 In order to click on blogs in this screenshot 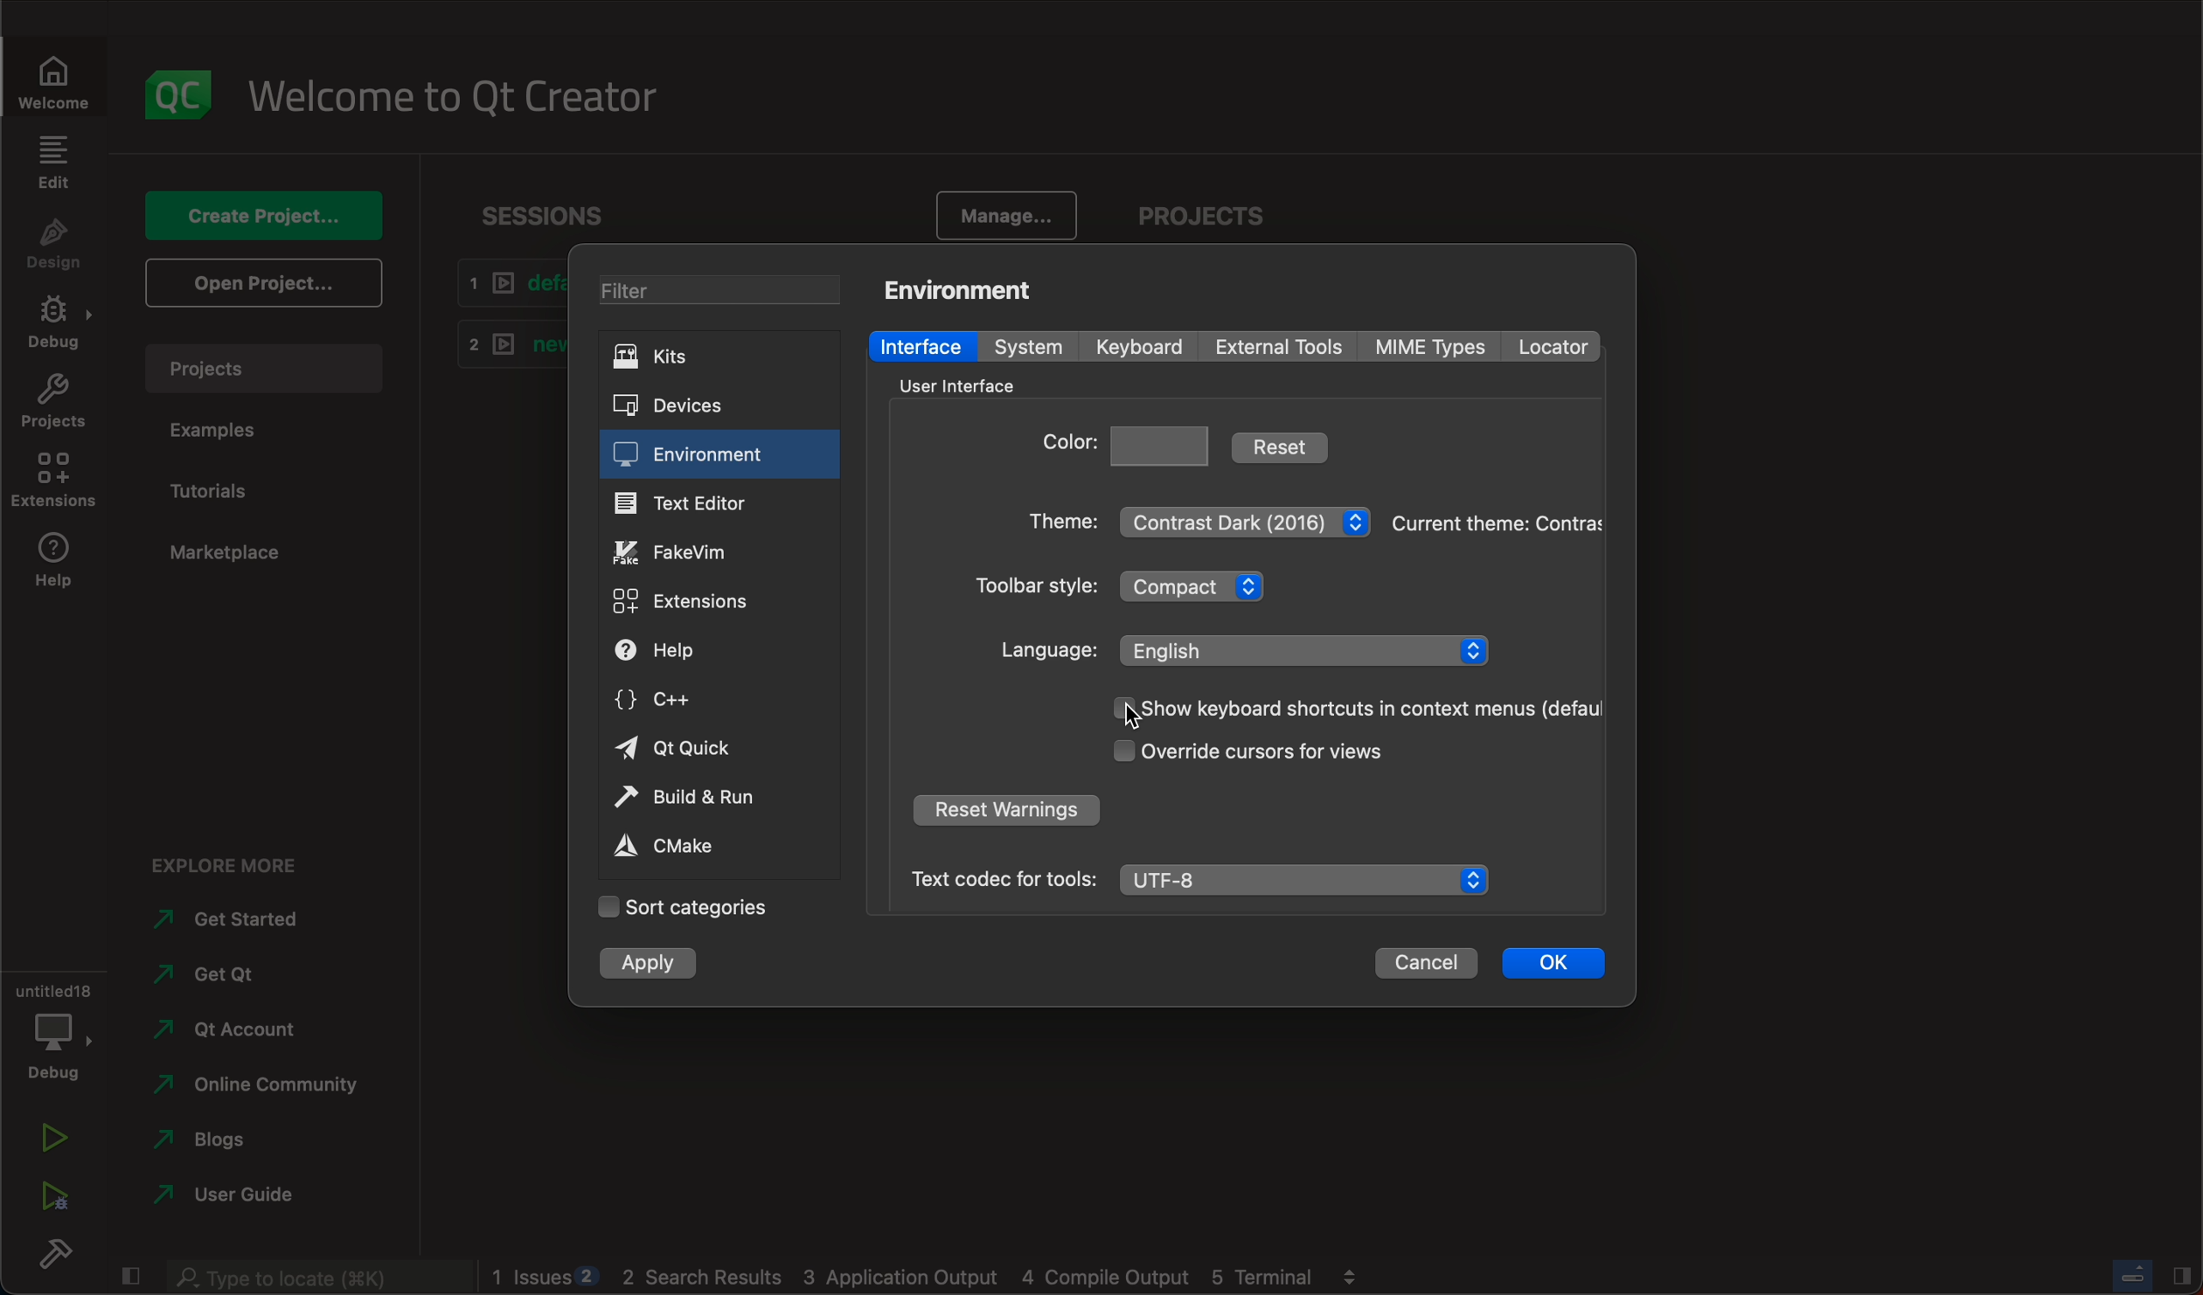, I will do `click(247, 1143)`.